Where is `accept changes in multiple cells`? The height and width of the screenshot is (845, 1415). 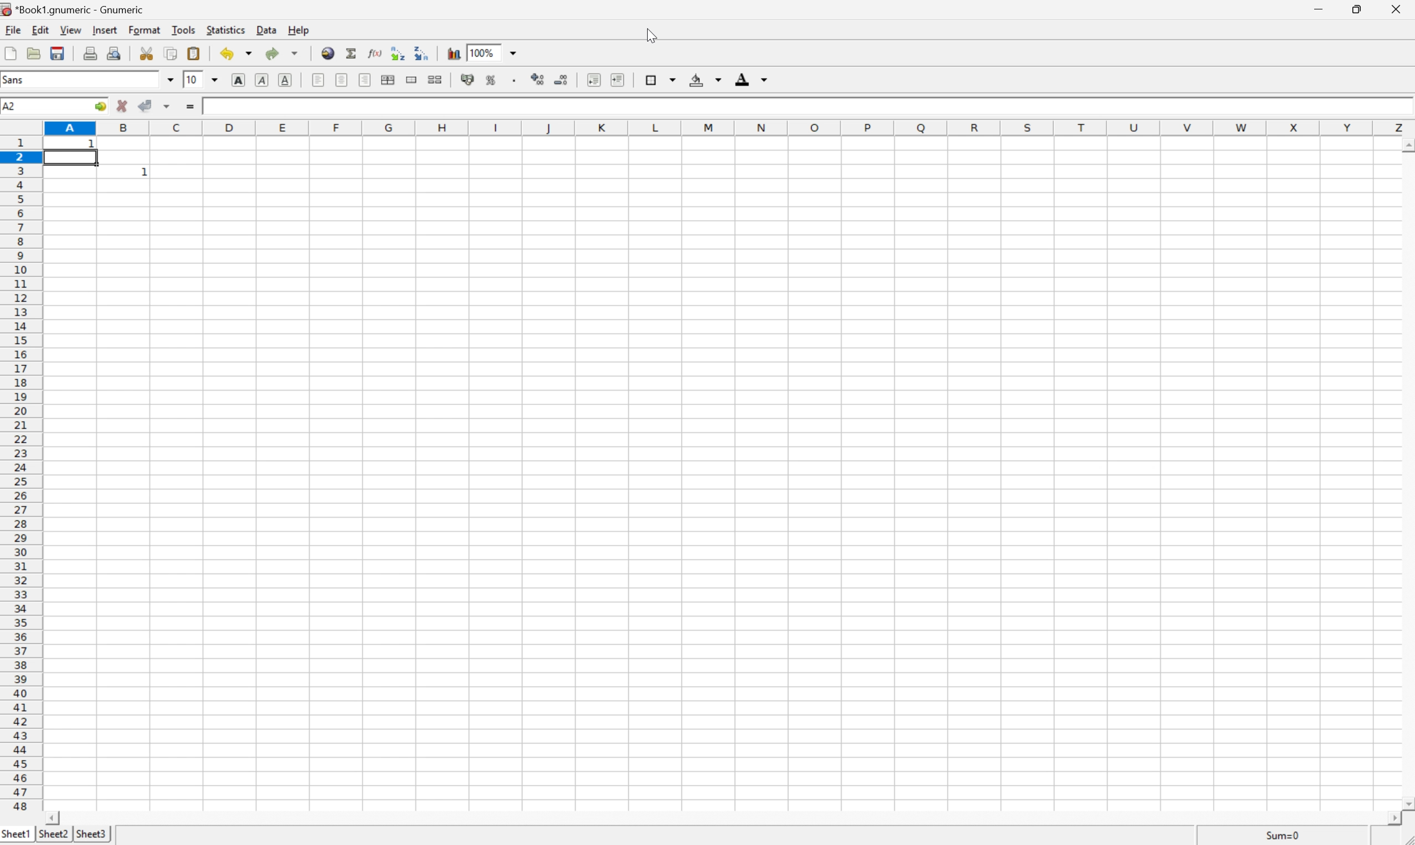 accept changes in multiple cells is located at coordinates (160, 104).